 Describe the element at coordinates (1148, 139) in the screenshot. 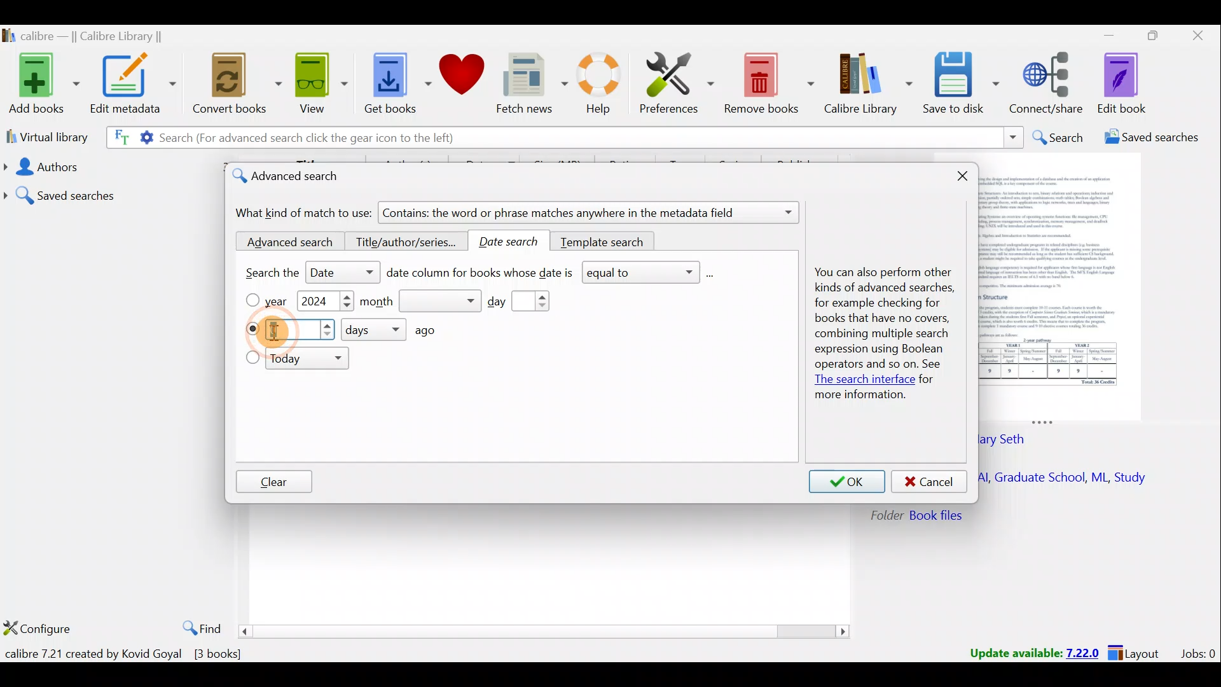

I see `Saved searches` at that location.